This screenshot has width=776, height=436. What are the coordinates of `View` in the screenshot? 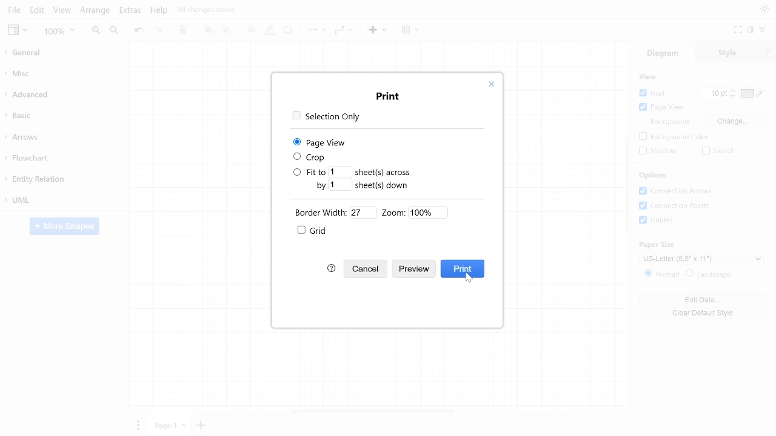 It's located at (19, 31).